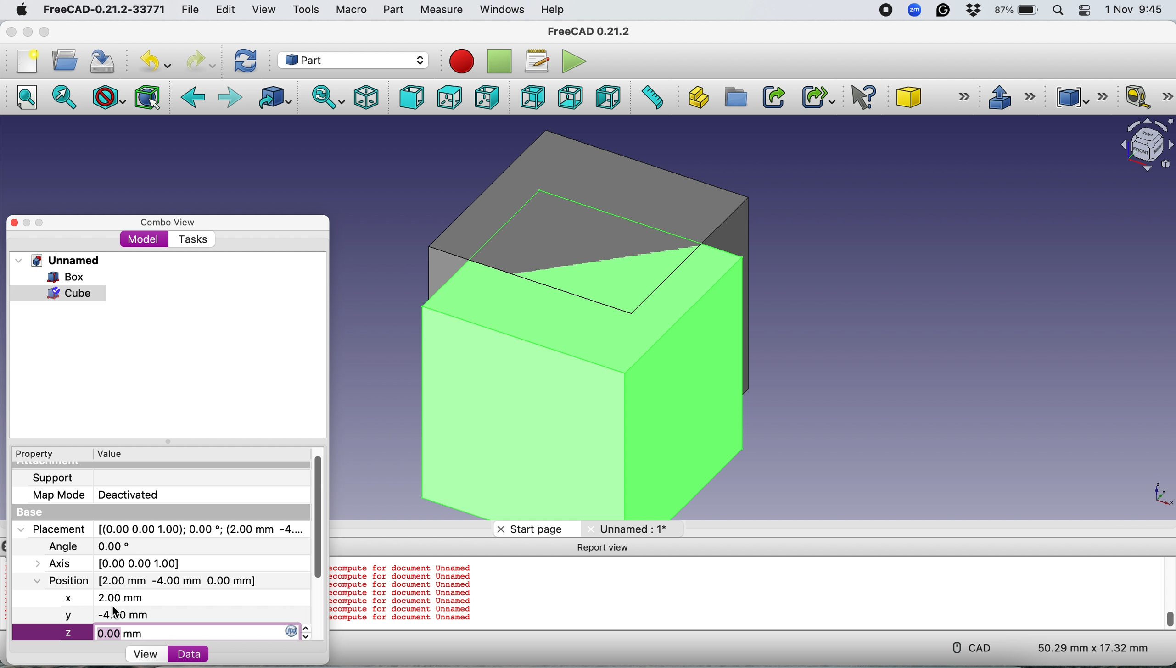 This screenshot has height=668, width=1176. What do you see at coordinates (210, 655) in the screenshot?
I see `Data` at bounding box center [210, 655].